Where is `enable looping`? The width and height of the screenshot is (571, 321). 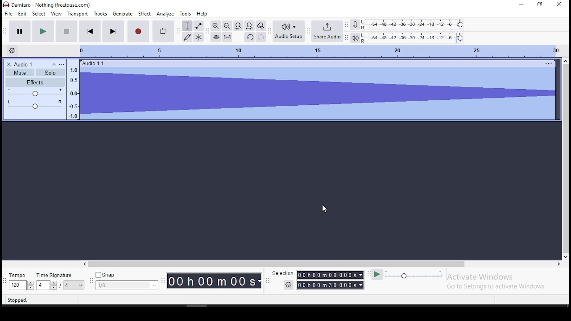
enable looping is located at coordinates (163, 31).